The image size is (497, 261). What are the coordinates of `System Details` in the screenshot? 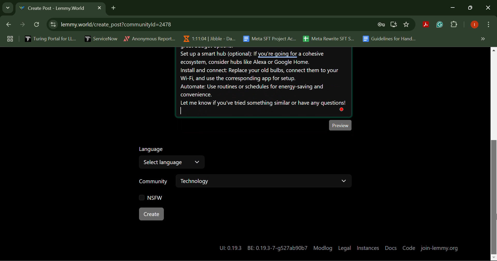 It's located at (260, 247).